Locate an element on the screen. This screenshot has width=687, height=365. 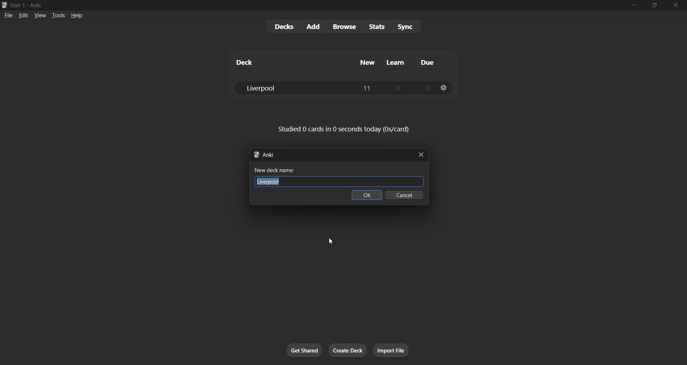
deck options is located at coordinates (444, 89).